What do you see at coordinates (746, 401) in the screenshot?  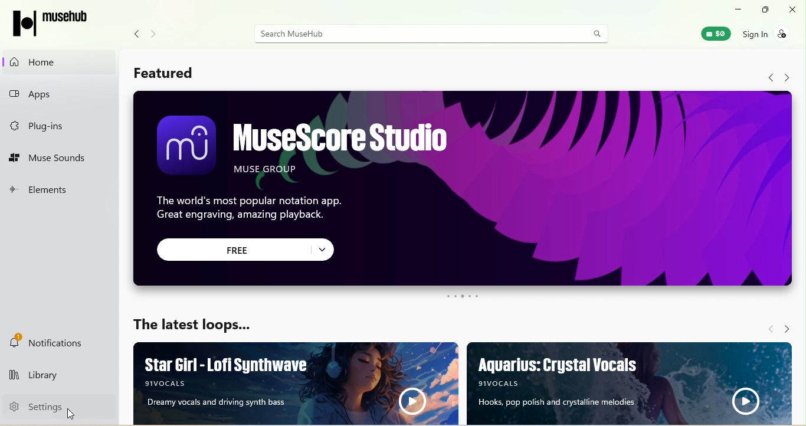 I see `Play` at bounding box center [746, 401].